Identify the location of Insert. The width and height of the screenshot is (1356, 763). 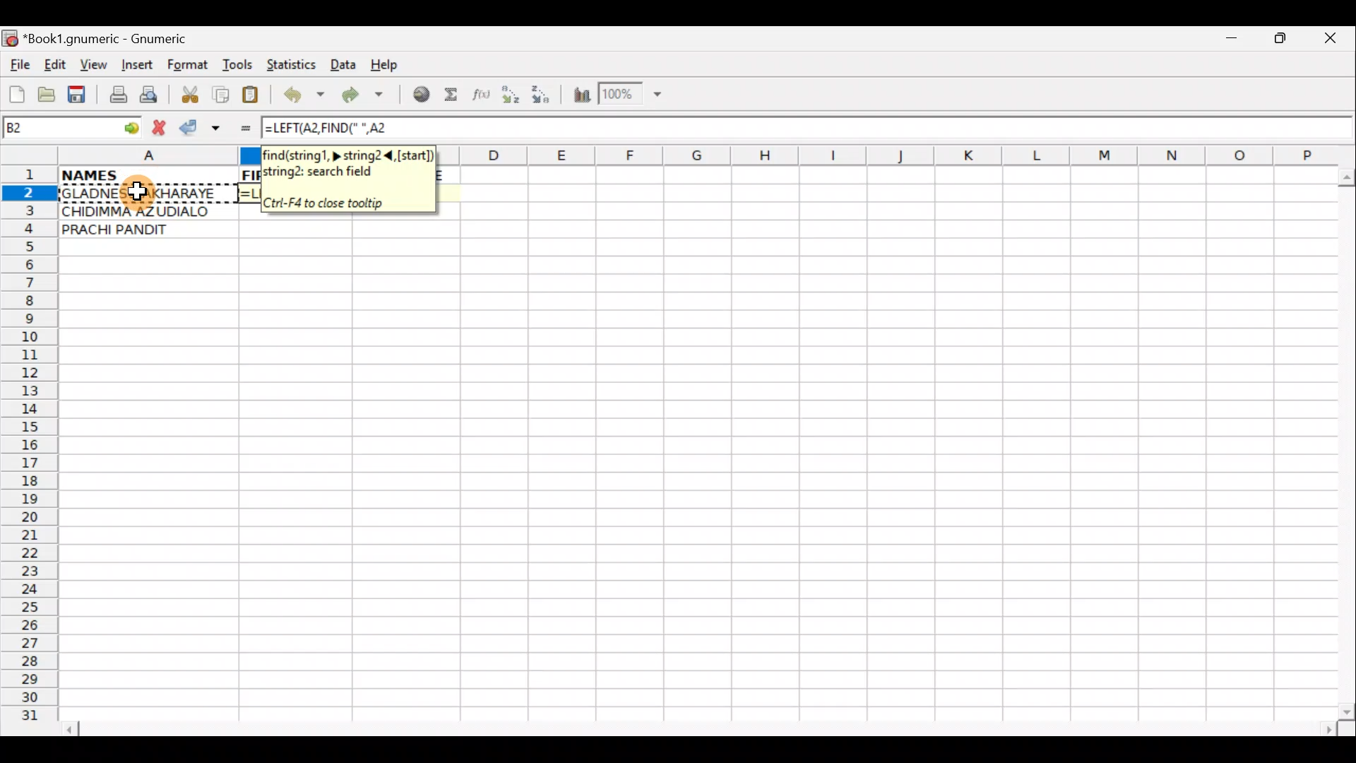
(136, 65).